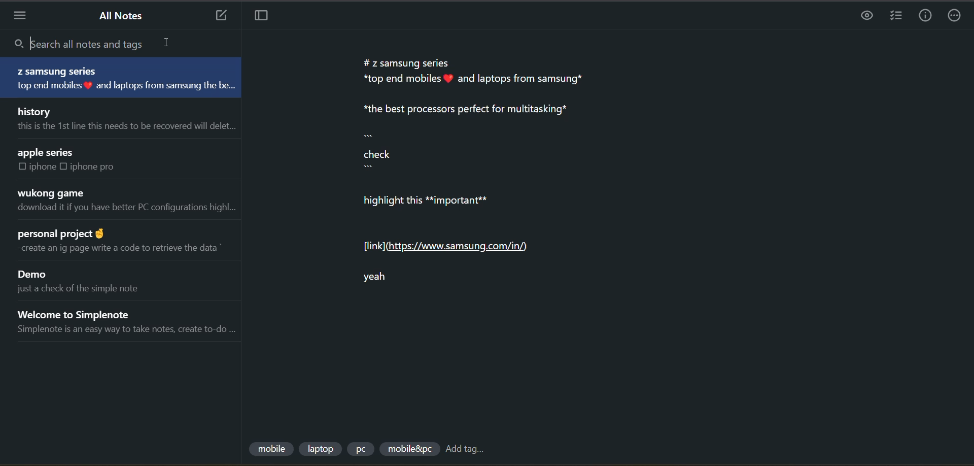  I want to click on wukong game, so click(54, 192).